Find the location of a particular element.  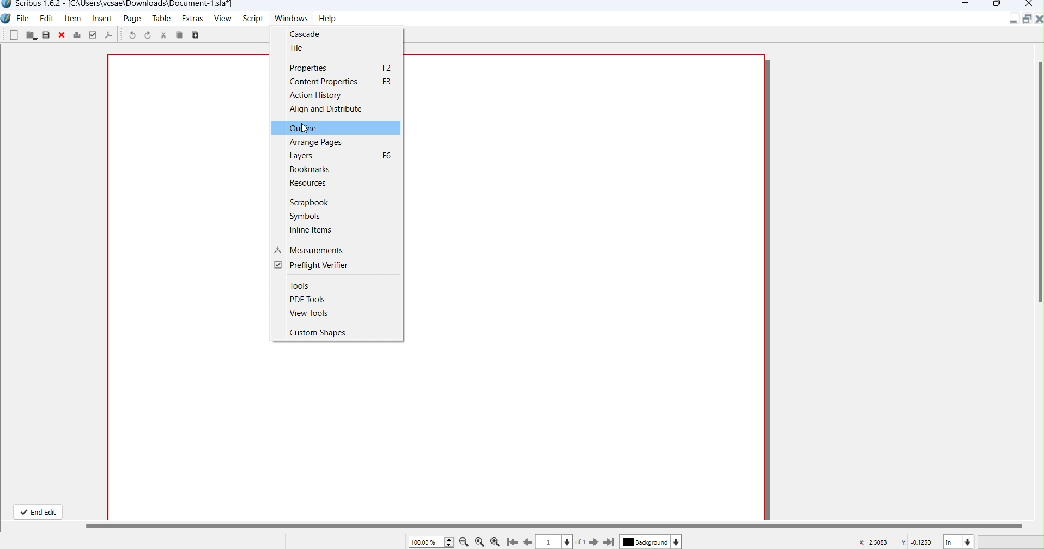

Box is located at coordinates (996, 5).